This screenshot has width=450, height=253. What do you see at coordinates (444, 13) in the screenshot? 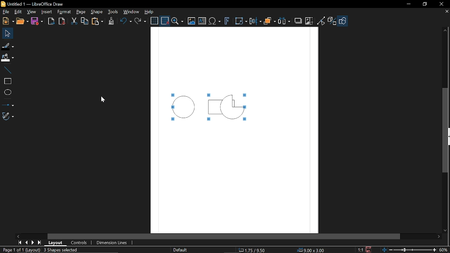
I see `CLOSE` at bounding box center [444, 13].